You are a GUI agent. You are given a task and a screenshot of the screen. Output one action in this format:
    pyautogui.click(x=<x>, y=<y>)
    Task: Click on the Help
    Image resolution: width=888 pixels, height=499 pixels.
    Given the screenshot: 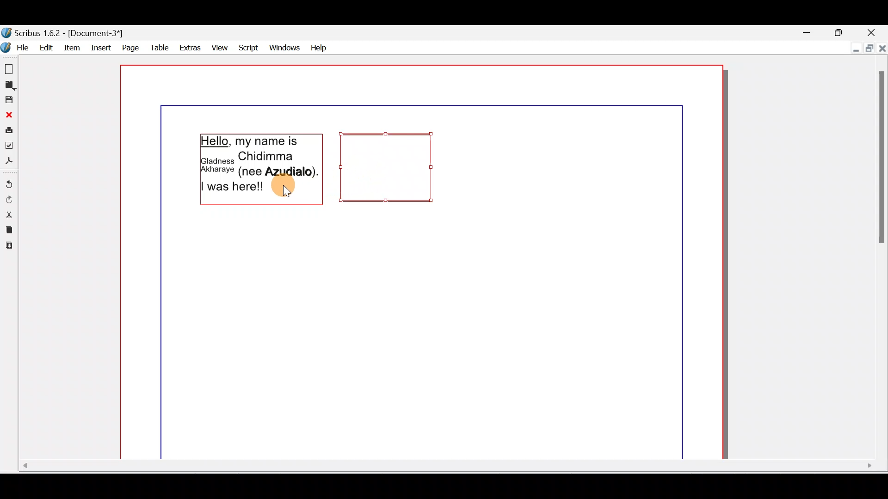 What is the action you would take?
    pyautogui.click(x=320, y=47)
    